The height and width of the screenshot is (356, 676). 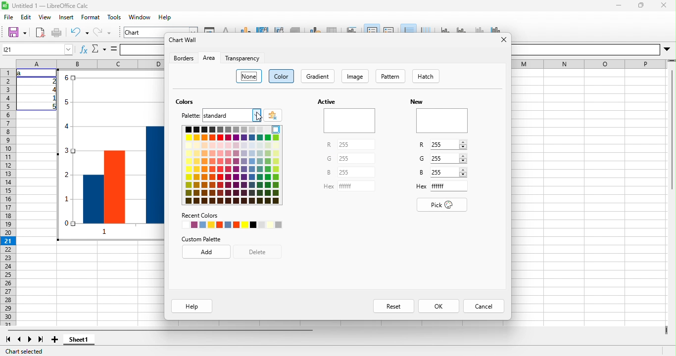 What do you see at coordinates (248, 76) in the screenshot?
I see `none` at bounding box center [248, 76].